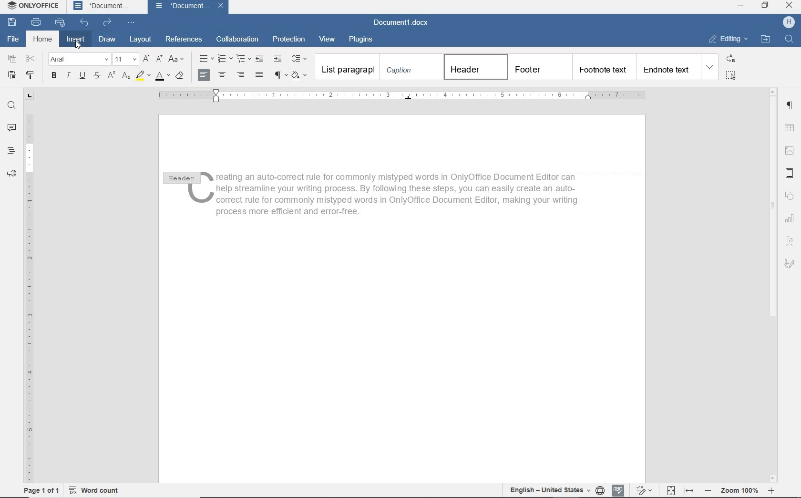 The image size is (801, 498). Describe the element at coordinates (280, 75) in the screenshot. I see `NONPRINTING CHARACTERS` at that location.